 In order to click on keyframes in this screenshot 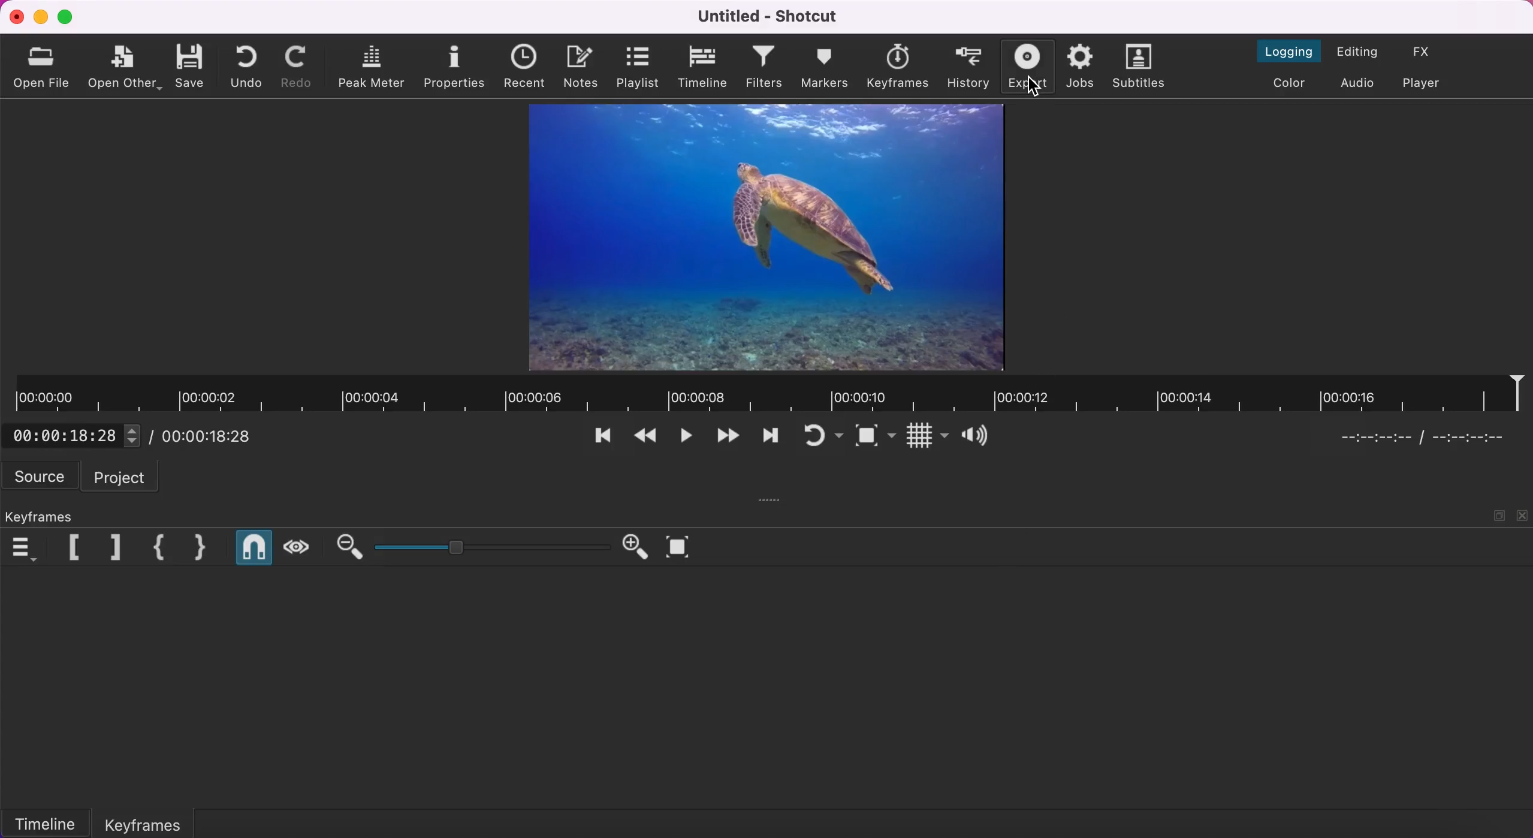, I will do `click(45, 513)`.